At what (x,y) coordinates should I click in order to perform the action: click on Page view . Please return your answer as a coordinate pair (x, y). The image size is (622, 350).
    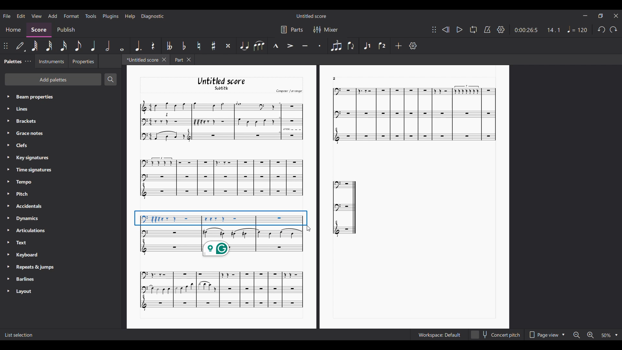
    Looking at the image, I should click on (547, 334).